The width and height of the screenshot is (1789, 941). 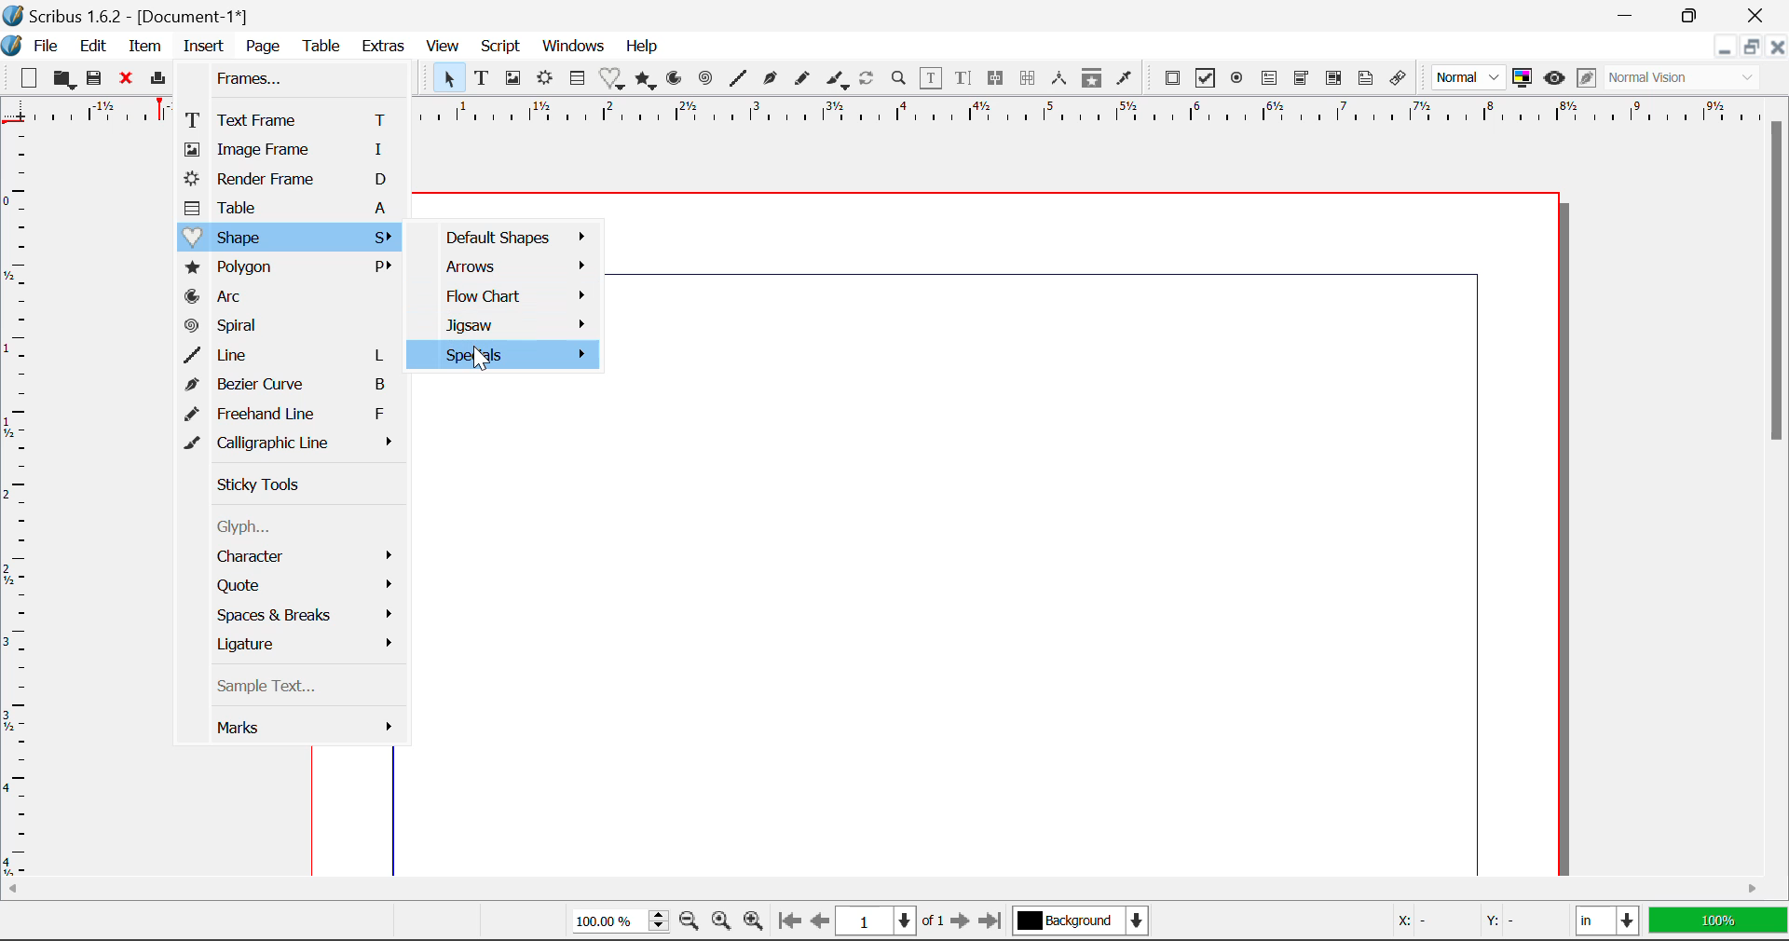 I want to click on Item, so click(x=145, y=48).